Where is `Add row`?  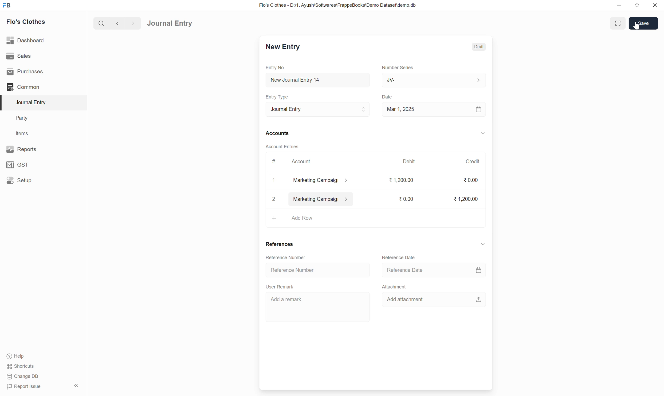 Add row is located at coordinates (302, 218).